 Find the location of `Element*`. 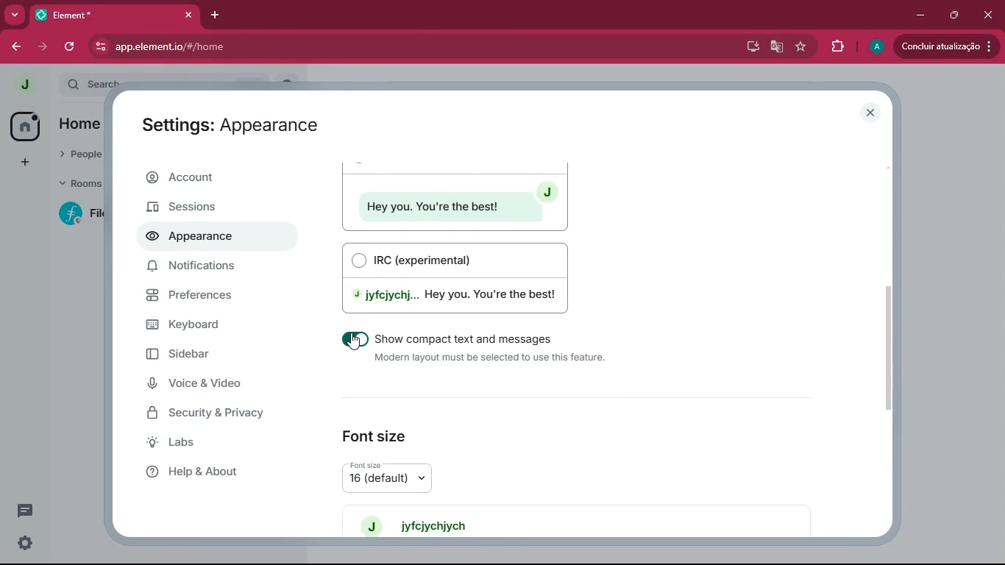

Element* is located at coordinates (102, 15).